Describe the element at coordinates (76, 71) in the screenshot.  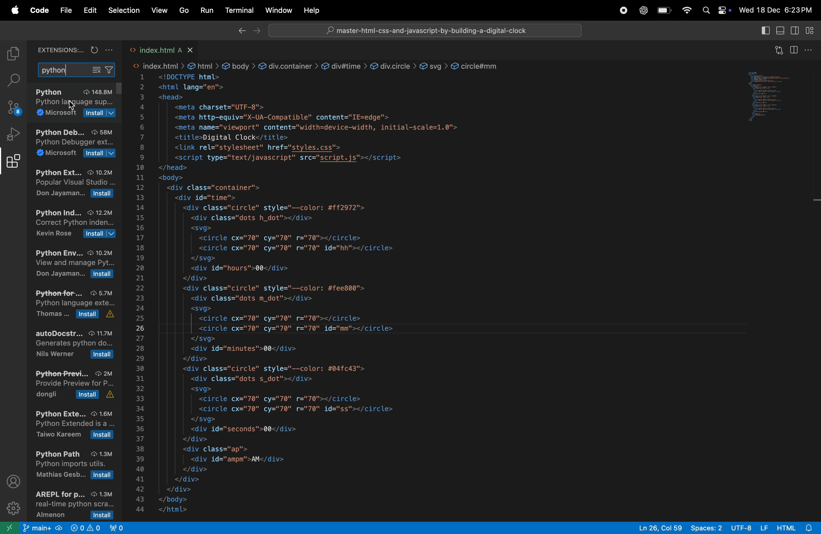
I see `python` at that location.